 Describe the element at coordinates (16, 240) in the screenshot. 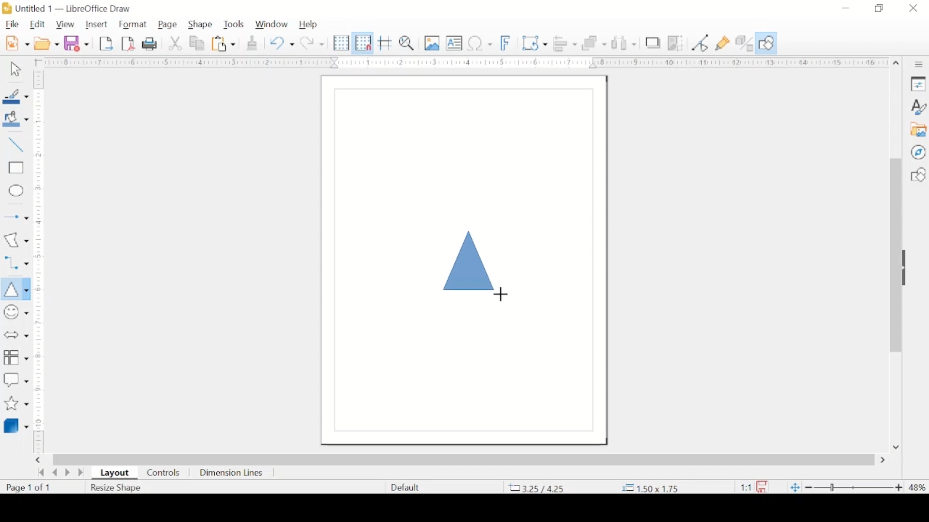

I see `insert curves and polygons` at that location.